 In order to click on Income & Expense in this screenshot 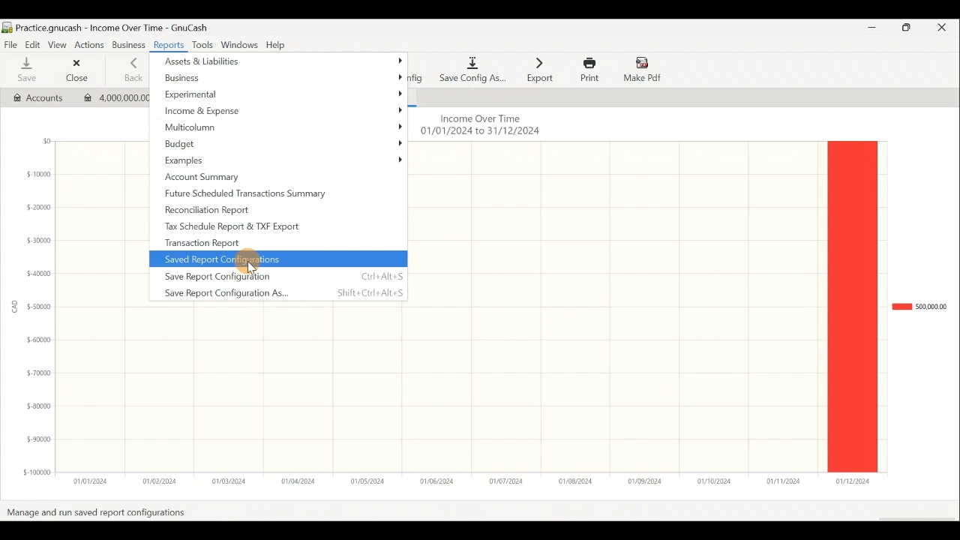, I will do `click(279, 112)`.